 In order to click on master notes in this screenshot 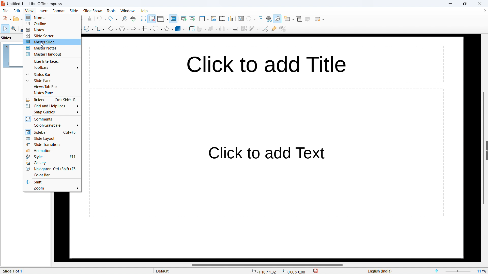, I will do `click(52, 48)`.